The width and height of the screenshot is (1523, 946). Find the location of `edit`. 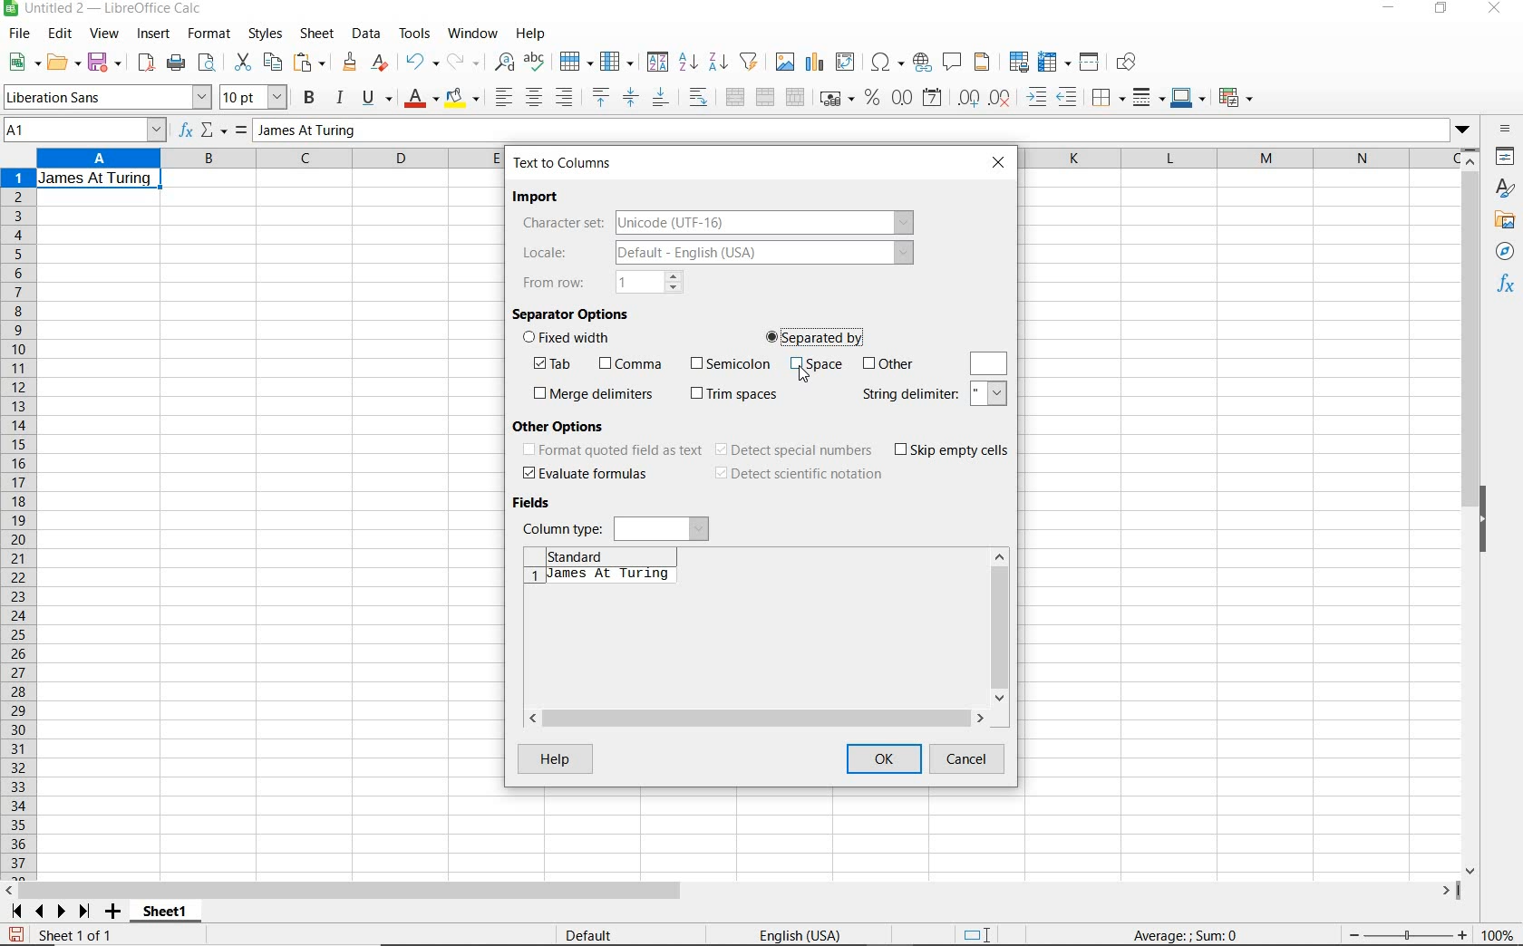

edit is located at coordinates (62, 34).